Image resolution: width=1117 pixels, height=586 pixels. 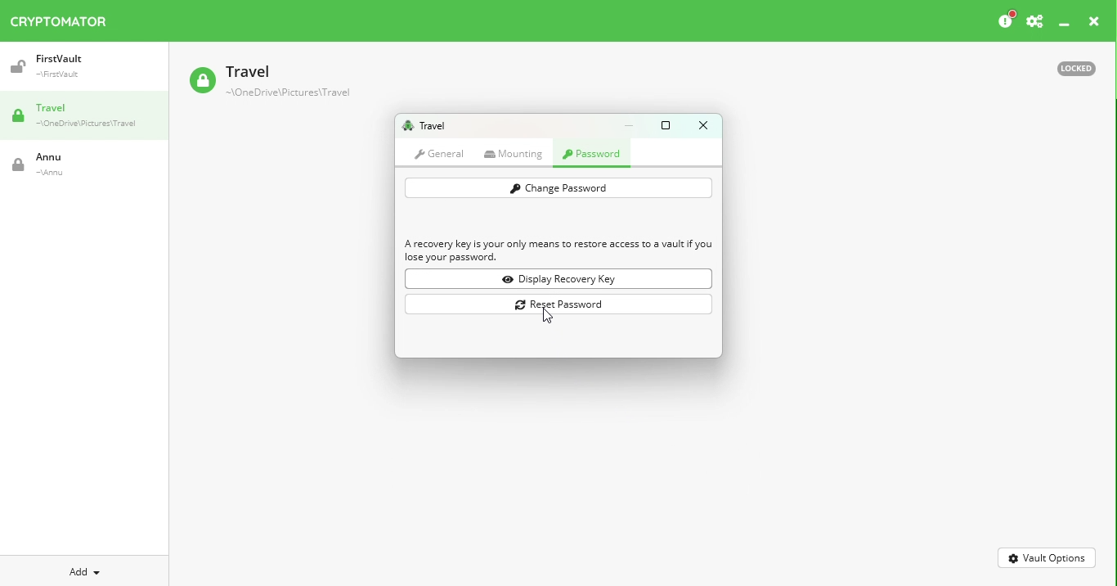 I want to click on Travel, so click(x=424, y=126).